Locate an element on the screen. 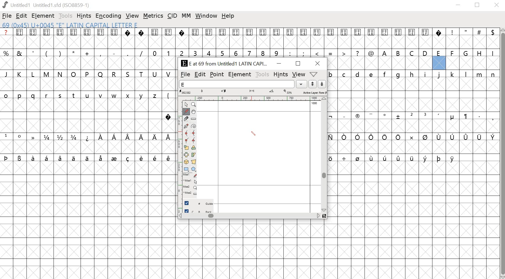  empty cells is located at coordinates (87, 84).